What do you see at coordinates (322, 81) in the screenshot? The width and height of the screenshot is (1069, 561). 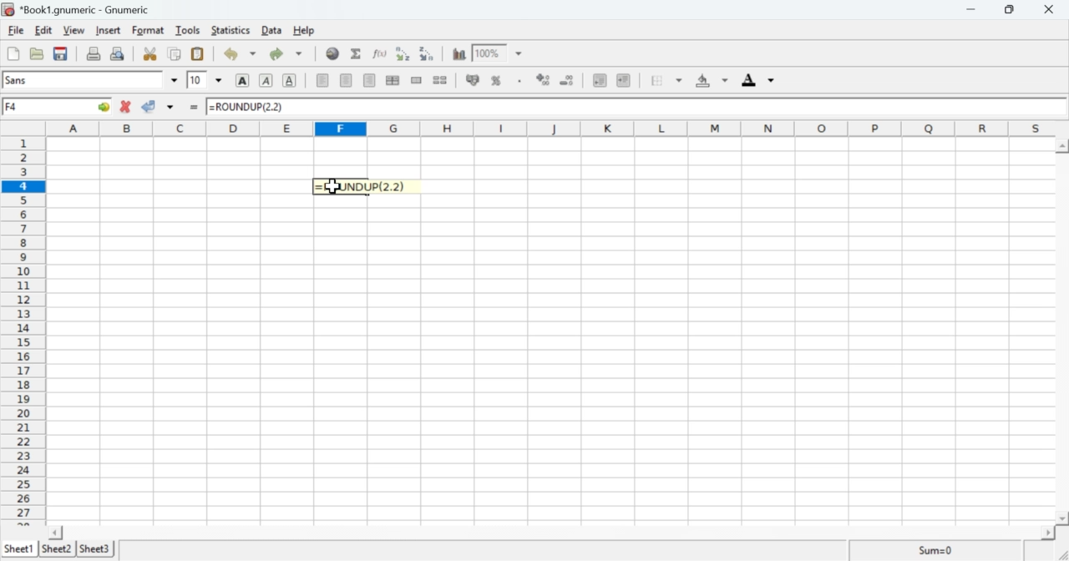 I see `Align left` at bounding box center [322, 81].